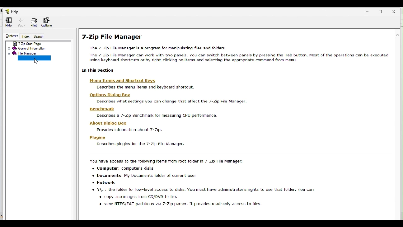  Describe the element at coordinates (143, 88) in the screenshot. I see `descriibe the menu items and keyboard shortcuts` at that location.